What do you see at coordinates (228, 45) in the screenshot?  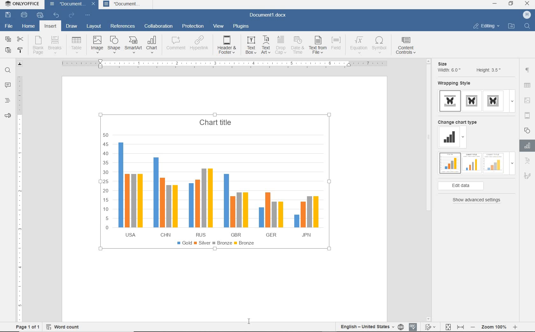 I see `header & footer` at bounding box center [228, 45].